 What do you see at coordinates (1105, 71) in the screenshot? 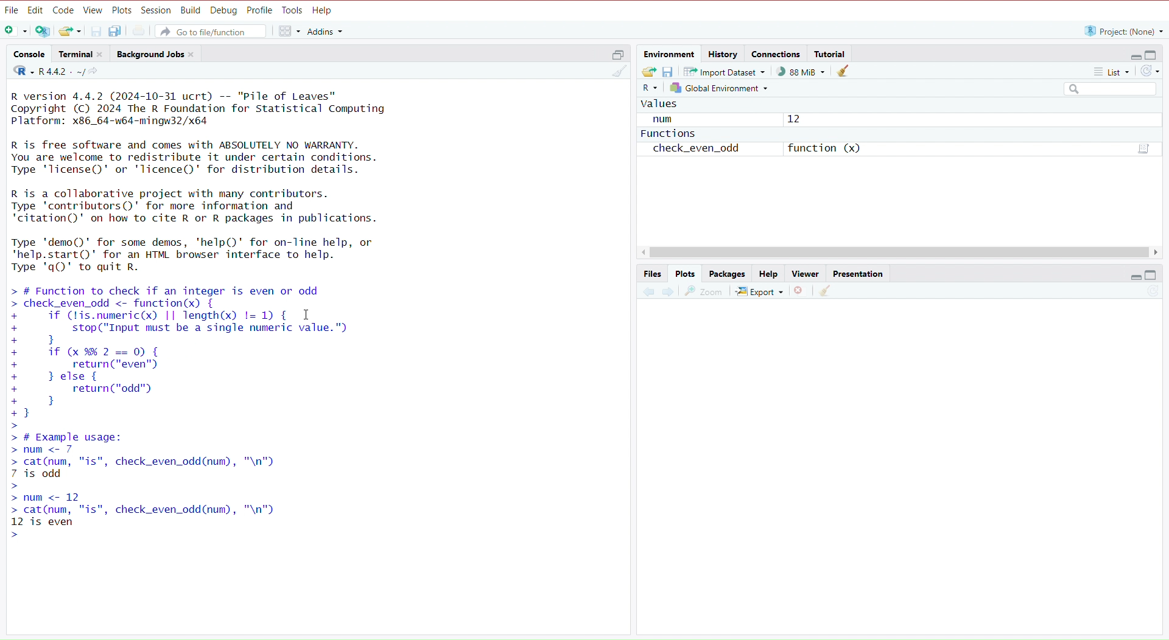
I see `list` at bounding box center [1105, 71].